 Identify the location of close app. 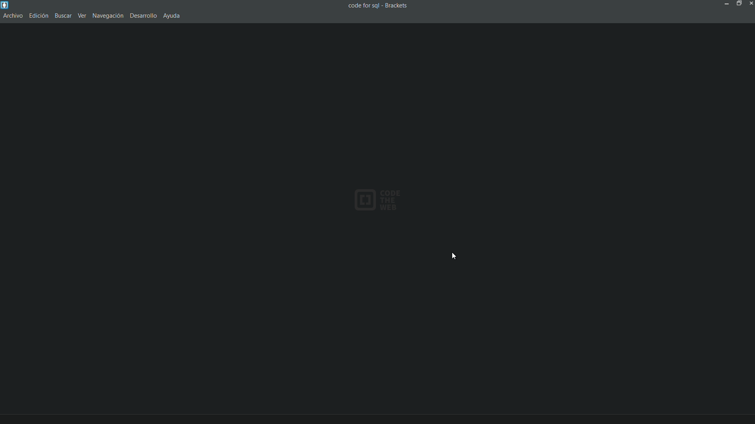
(750, 4).